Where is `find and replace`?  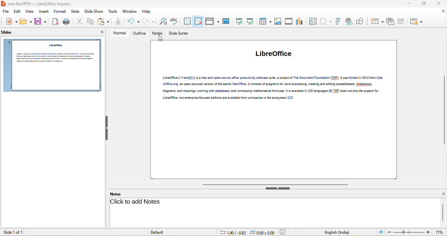 find and replace is located at coordinates (162, 22).